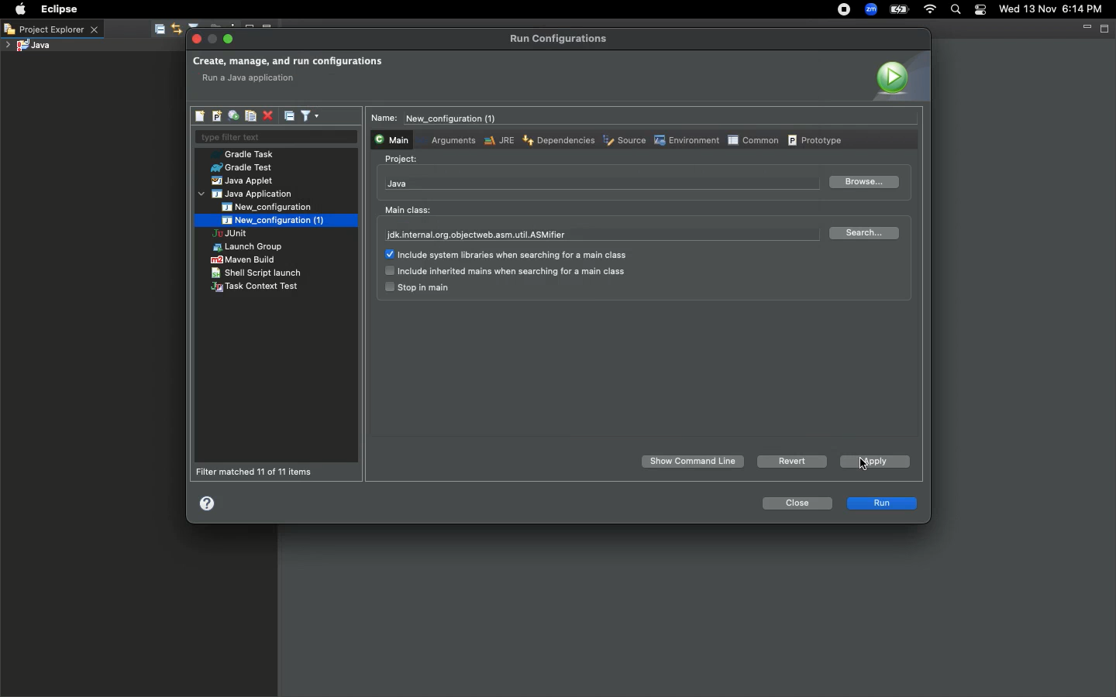  I want to click on Revert, so click(790, 461).